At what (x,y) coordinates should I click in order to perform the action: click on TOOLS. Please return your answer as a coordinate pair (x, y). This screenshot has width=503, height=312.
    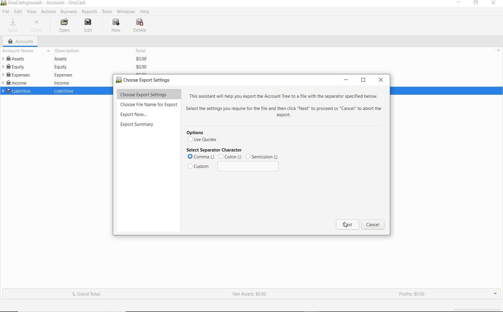
    Looking at the image, I should click on (107, 12).